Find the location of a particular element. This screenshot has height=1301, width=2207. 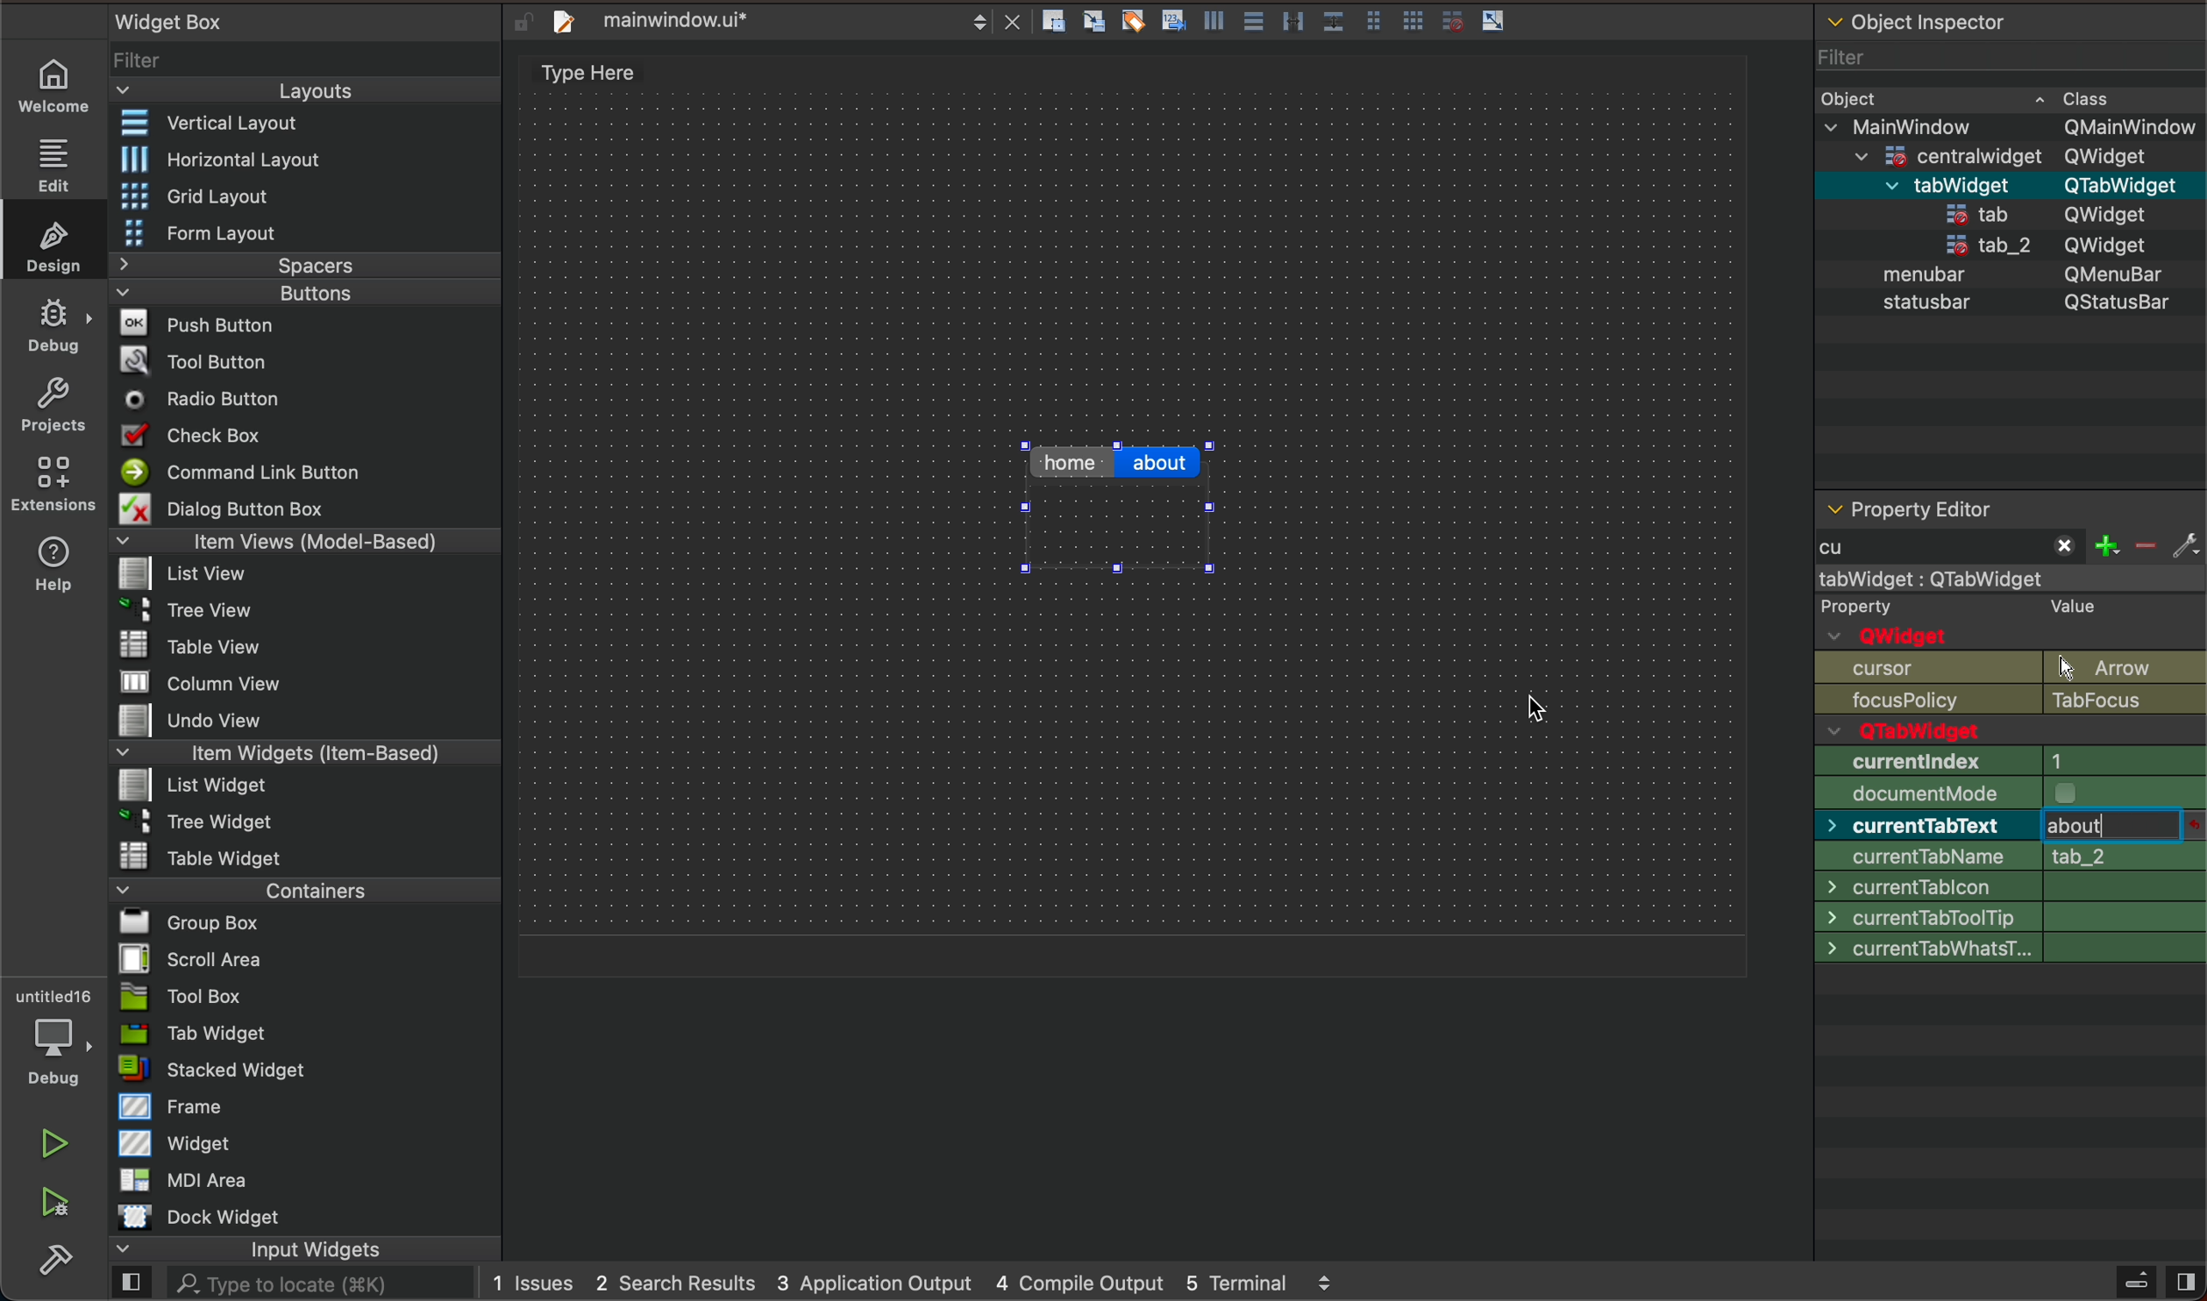

cursor is located at coordinates (1537, 715).